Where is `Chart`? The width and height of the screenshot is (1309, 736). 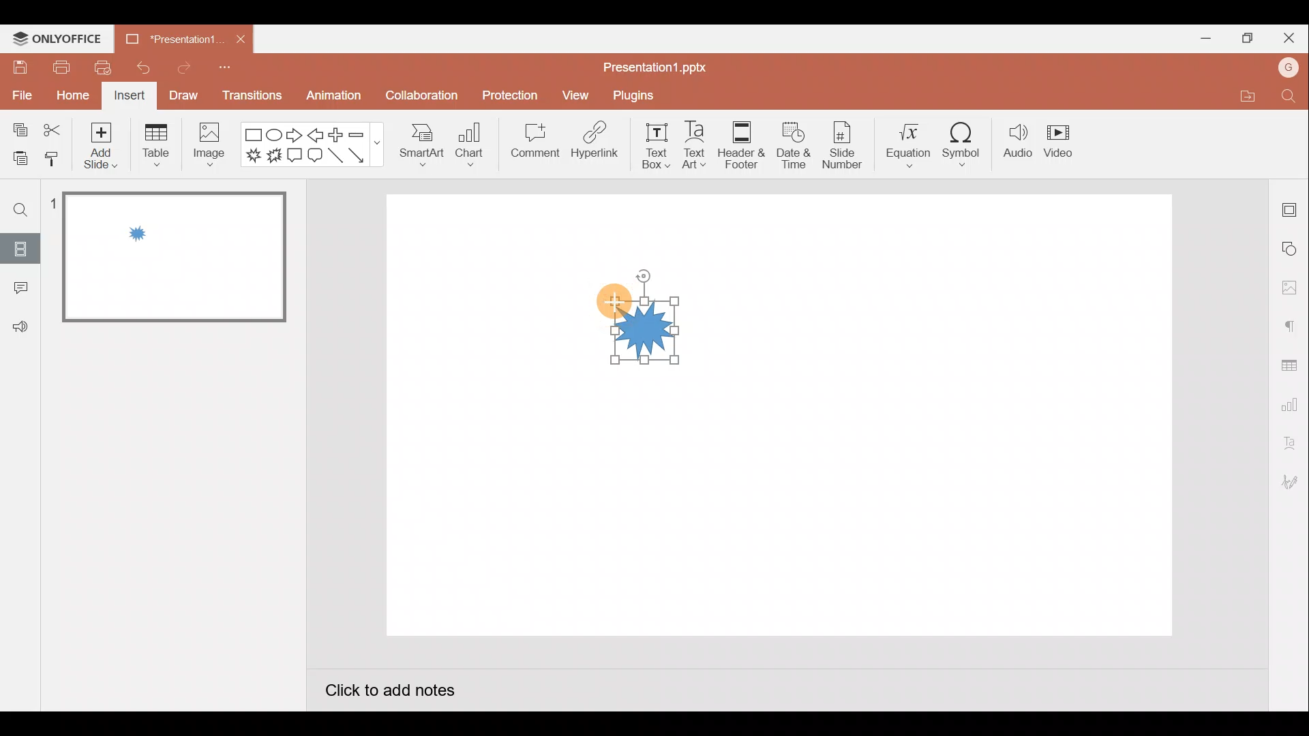
Chart is located at coordinates (475, 148).